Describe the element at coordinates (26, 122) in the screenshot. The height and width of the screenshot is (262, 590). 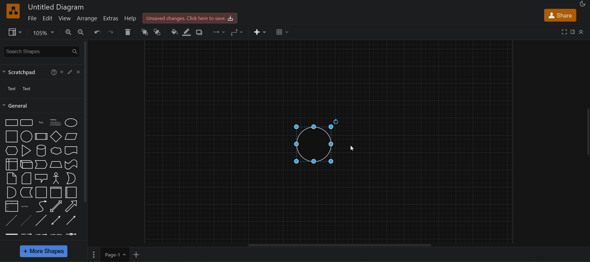
I see `rounded rectangle` at that location.